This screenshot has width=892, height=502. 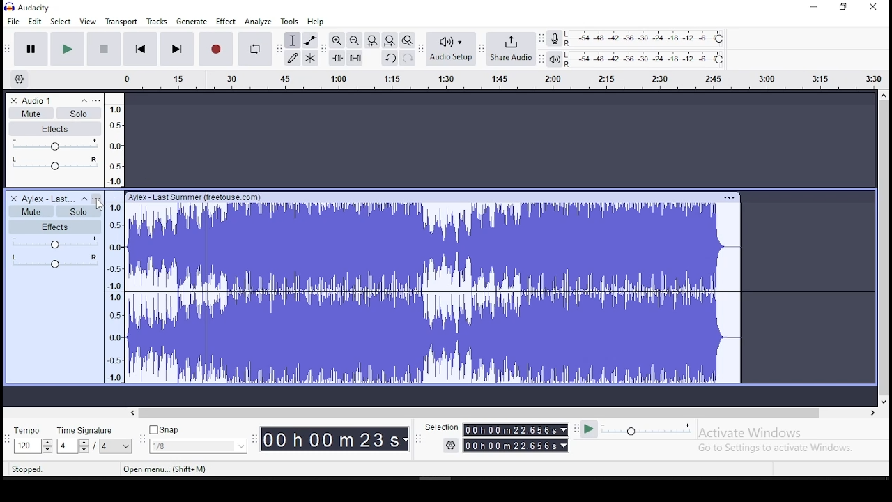 I want to click on play, so click(x=67, y=50).